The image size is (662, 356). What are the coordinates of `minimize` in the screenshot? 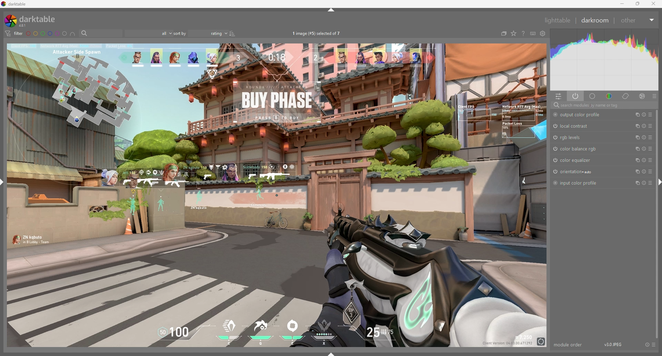 It's located at (623, 4).